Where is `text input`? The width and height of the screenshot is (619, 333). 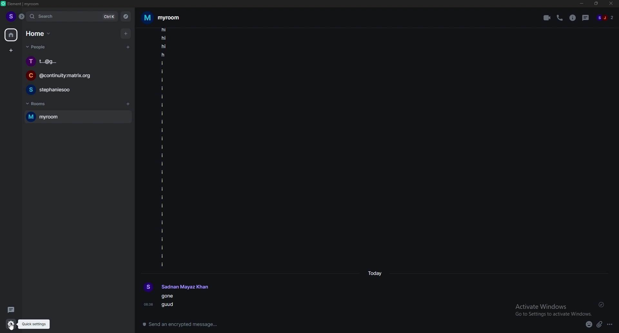 text input is located at coordinates (321, 323).